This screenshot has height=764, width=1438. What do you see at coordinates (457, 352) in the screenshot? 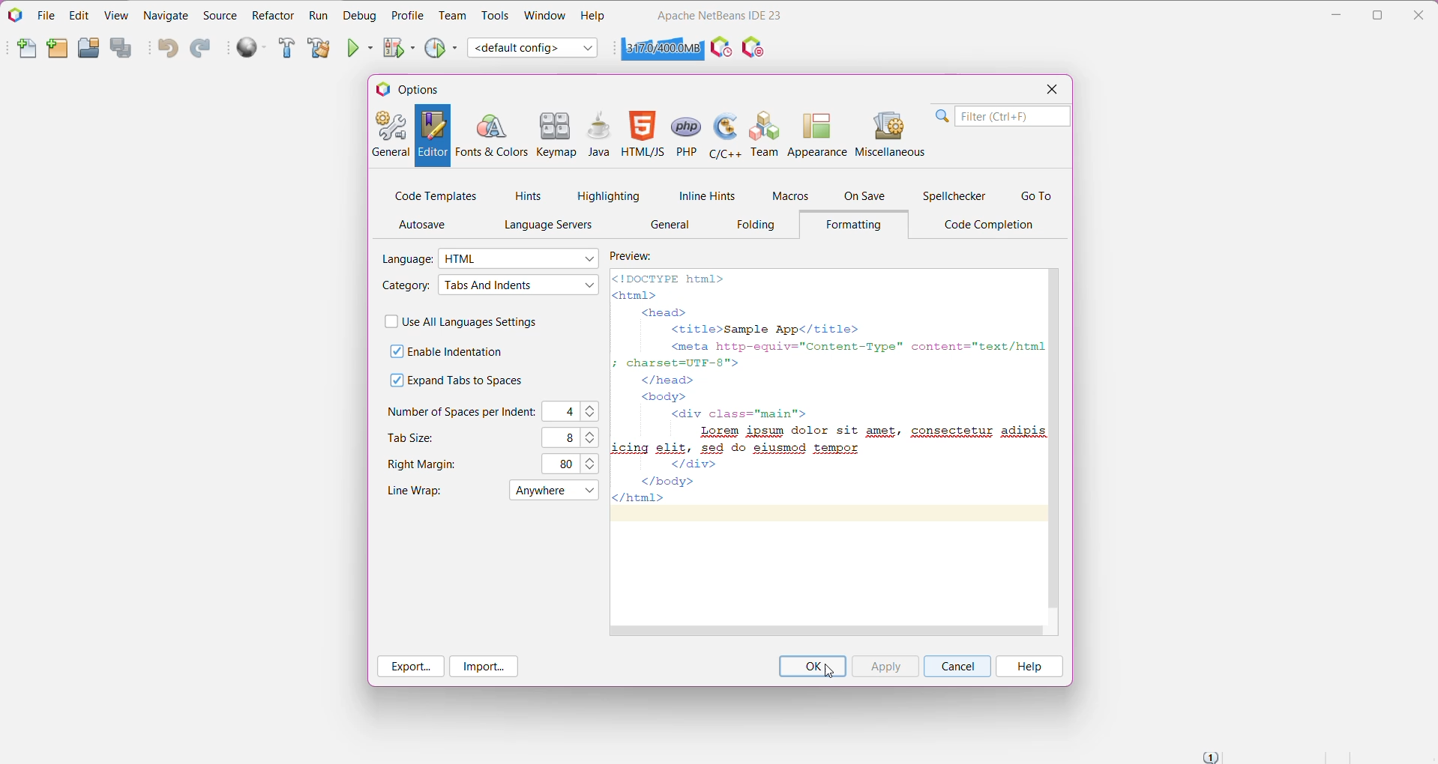
I see `Enable Indentation` at bounding box center [457, 352].